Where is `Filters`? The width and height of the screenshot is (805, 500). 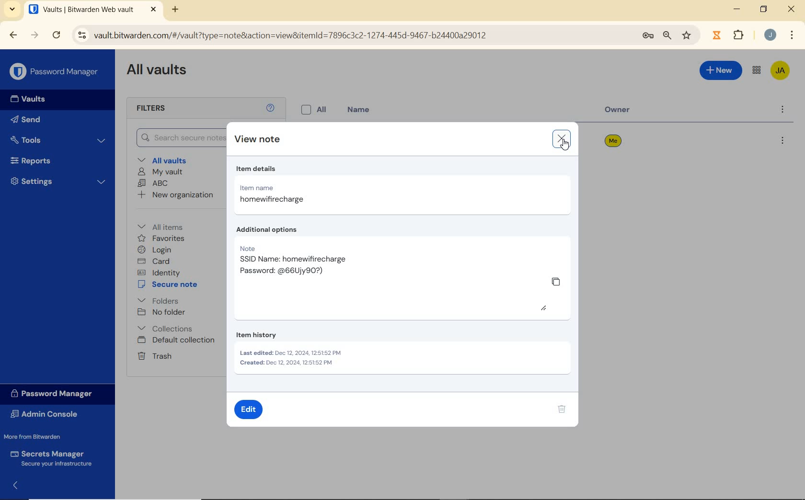 Filters is located at coordinates (162, 109).